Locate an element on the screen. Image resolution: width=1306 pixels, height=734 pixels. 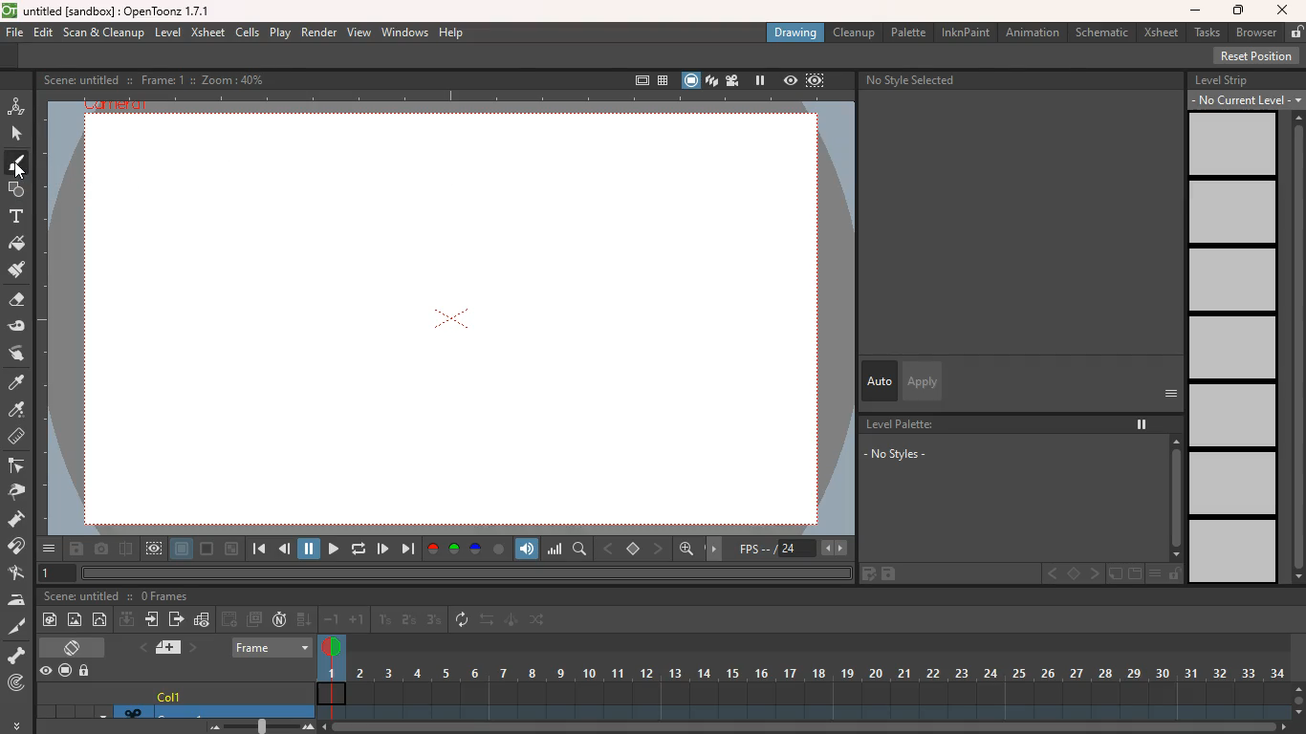
select is located at coordinates (18, 134).